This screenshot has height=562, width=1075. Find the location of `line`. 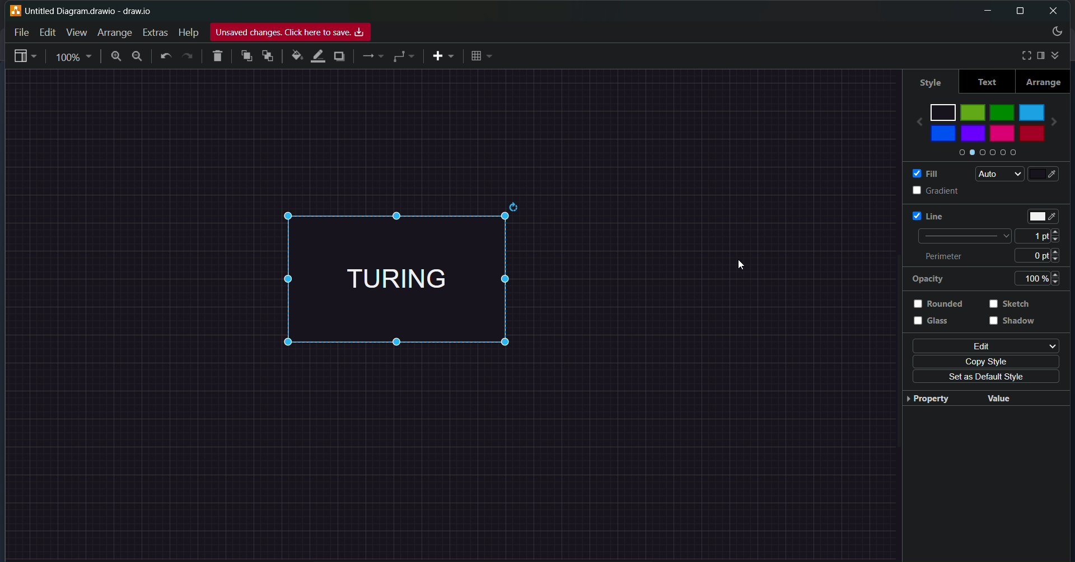

line is located at coordinates (922, 214).